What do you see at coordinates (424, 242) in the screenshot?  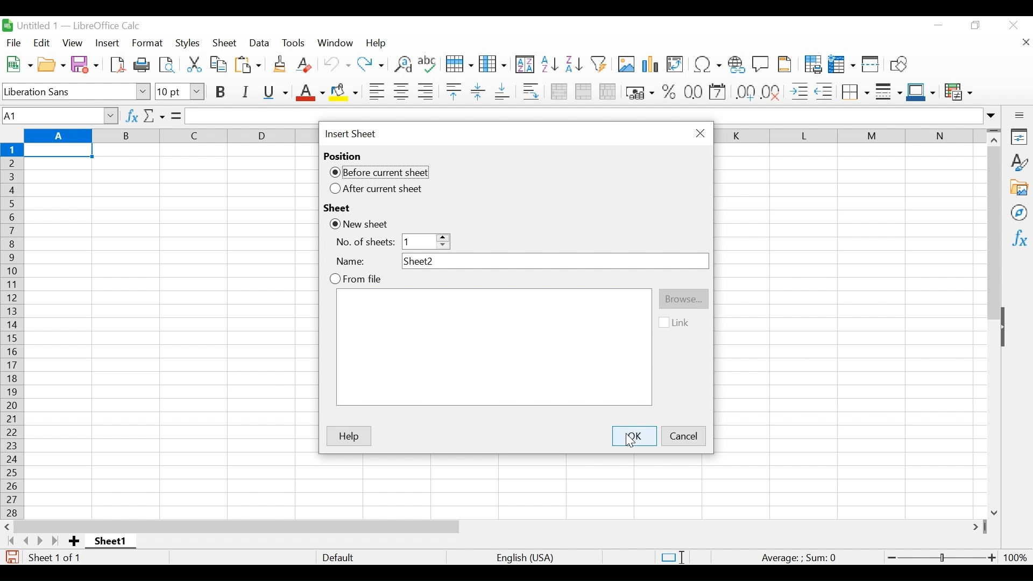 I see `Dropdown ` at bounding box center [424, 242].